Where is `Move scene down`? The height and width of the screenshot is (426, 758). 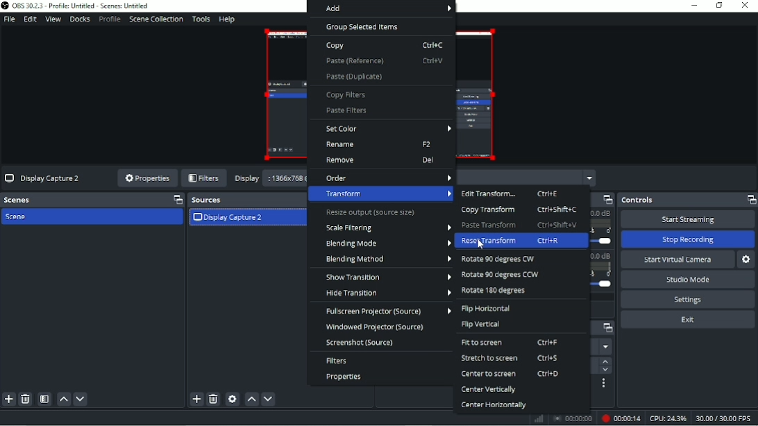
Move scene down is located at coordinates (81, 400).